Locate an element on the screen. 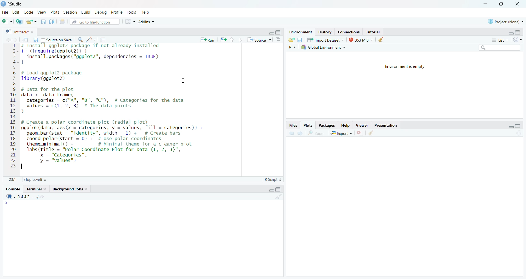 This screenshot has width=526, height=279. save current file is located at coordinates (44, 22).